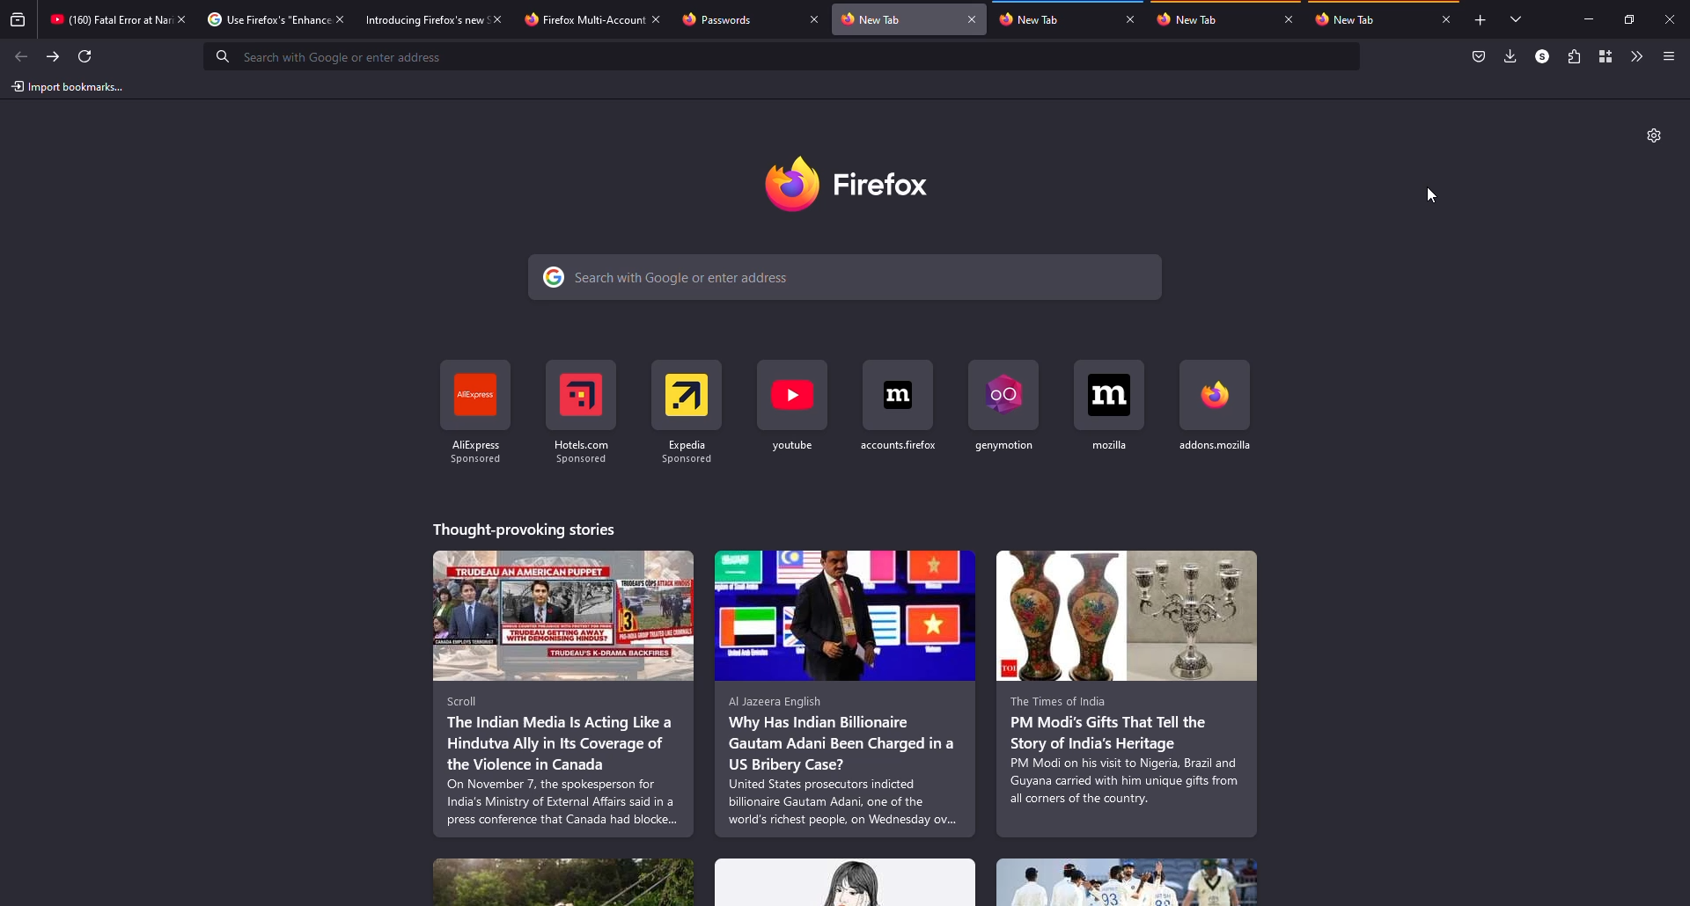 The height and width of the screenshot is (906, 1690). Describe the element at coordinates (1477, 21) in the screenshot. I see `add` at that location.